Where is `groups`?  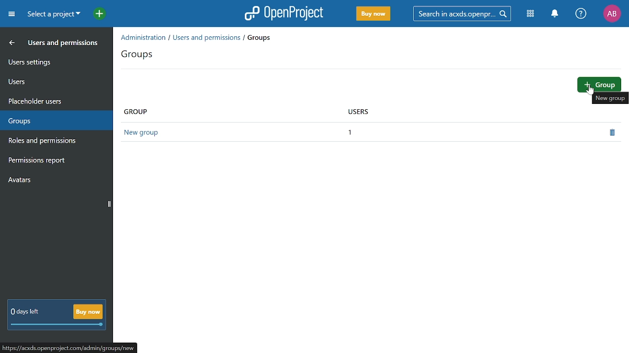 groups is located at coordinates (140, 55).